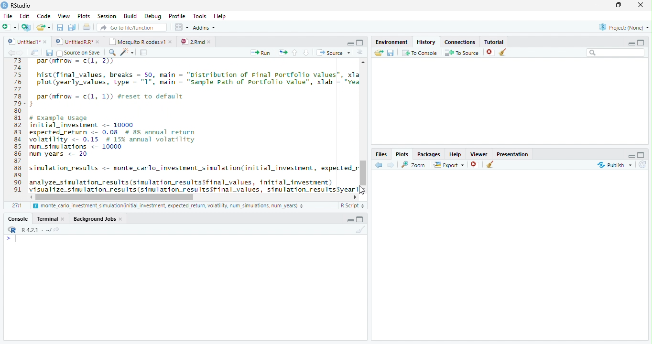 This screenshot has width=652, height=344. I want to click on Help, so click(455, 154).